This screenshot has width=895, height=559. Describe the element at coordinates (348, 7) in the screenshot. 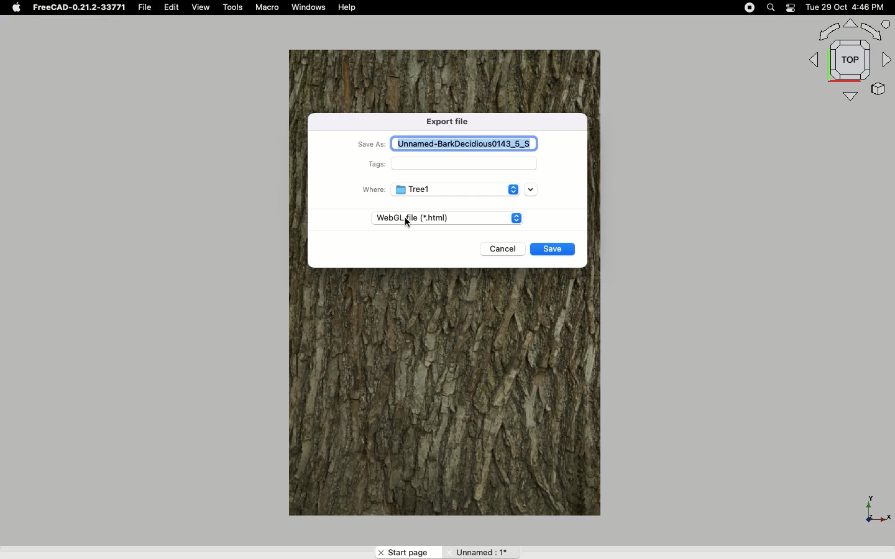

I see `Help` at that location.